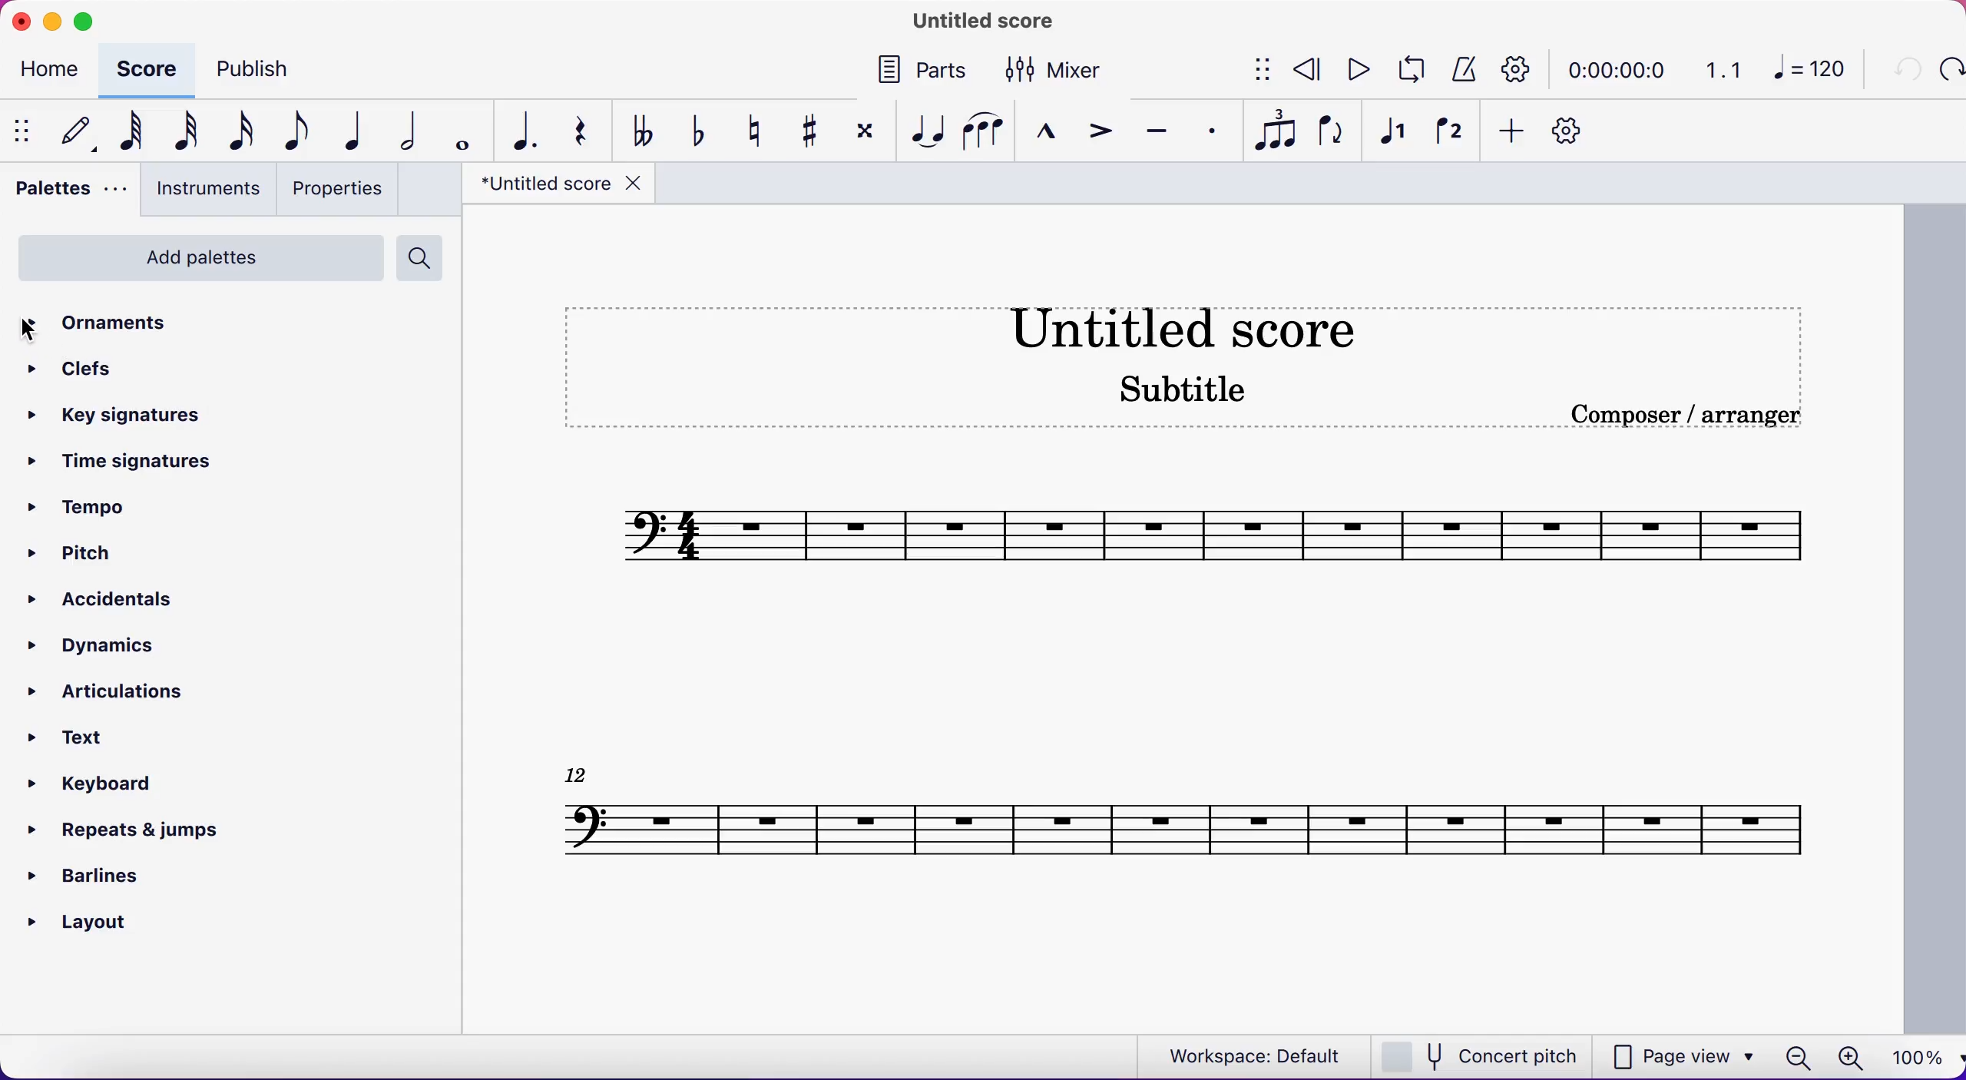  Describe the element at coordinates (580, 131) in the screenshot. I see `rest` at that location.